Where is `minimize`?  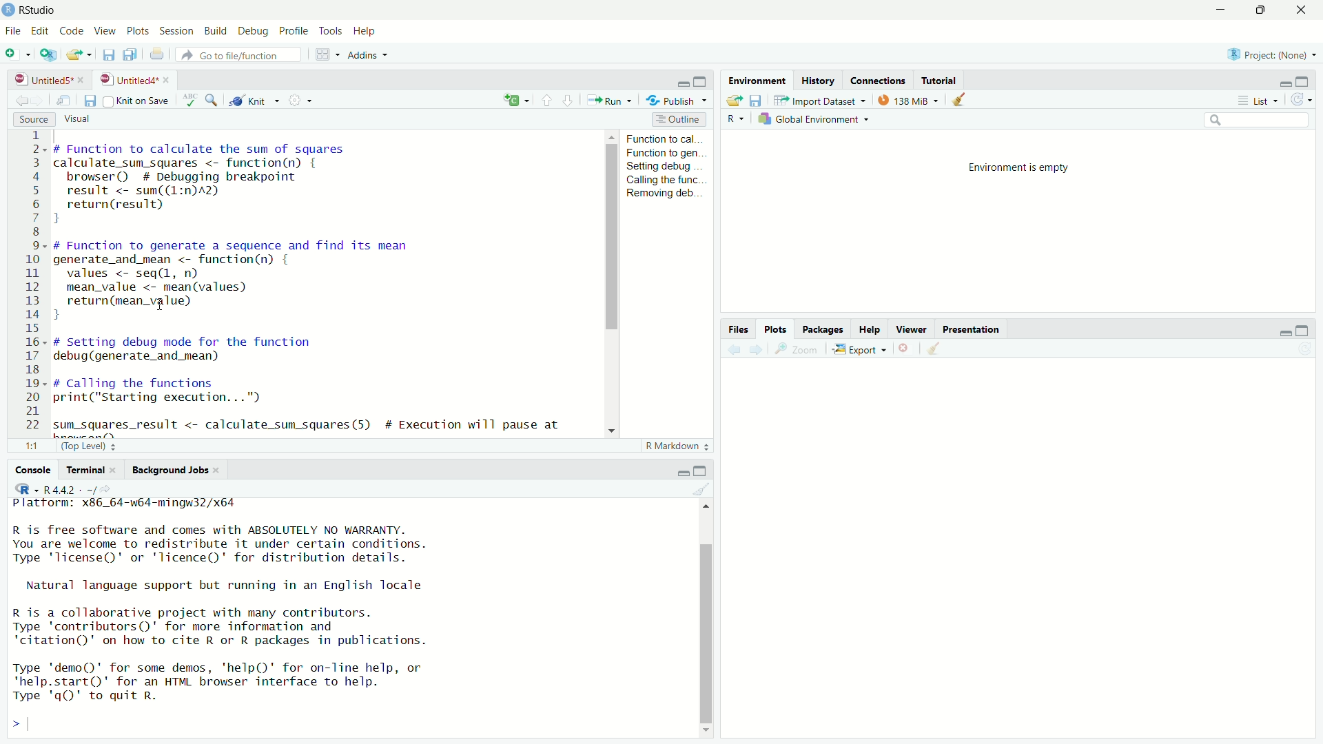
minimize is located at coordinates (1280, 82).